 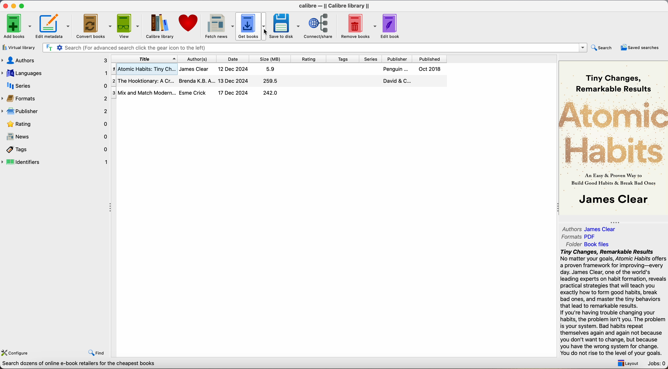 I want to click on Mix and Match Modern..., so click(x=197, y=93).